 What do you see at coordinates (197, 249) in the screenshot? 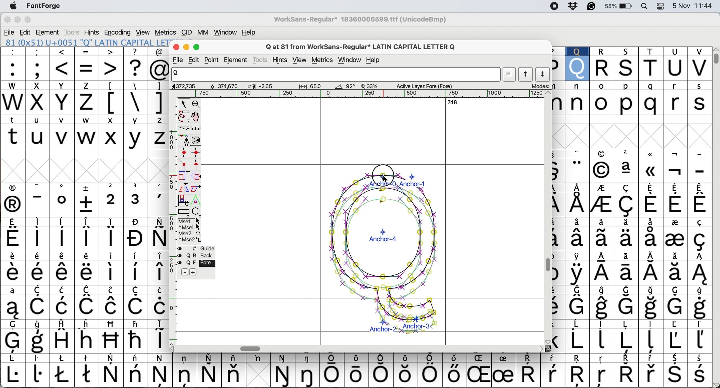
I see `guide` at bounding box center [197, 249].